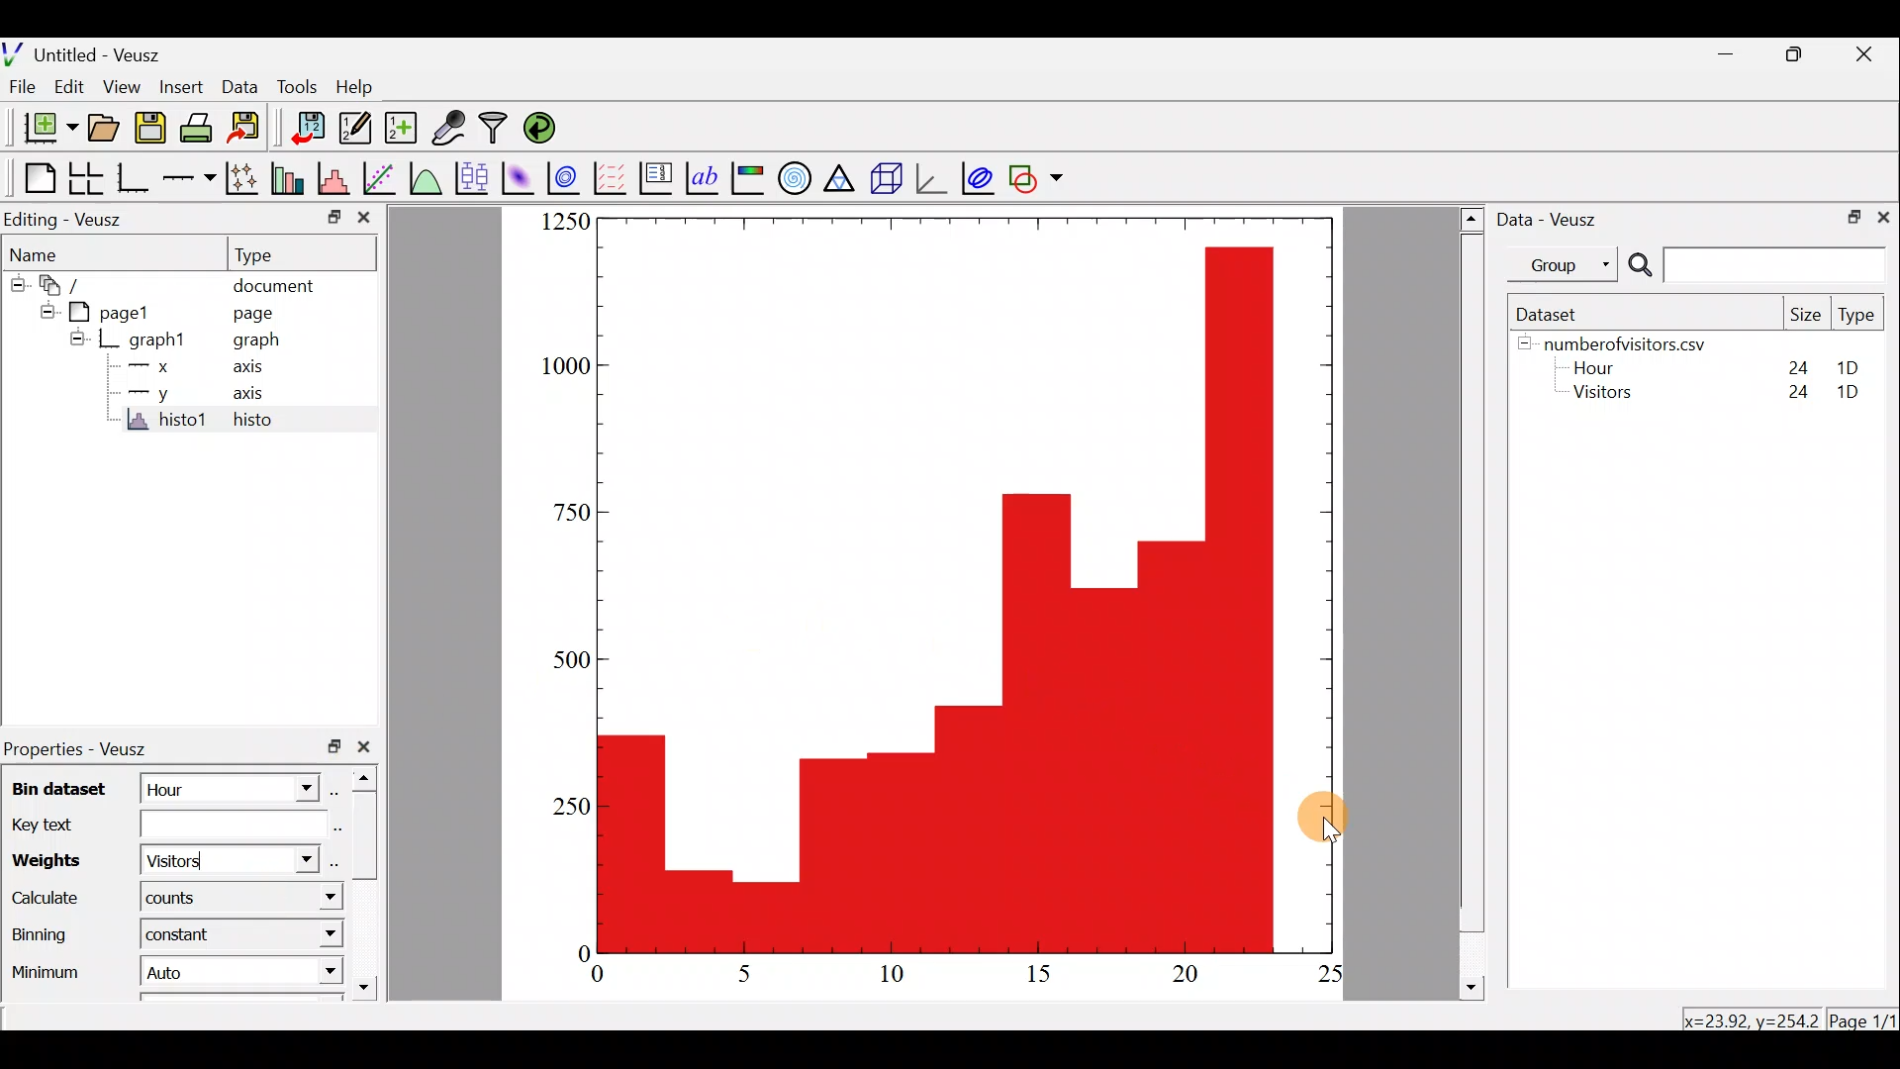 The height and width of the screenshot is (1069, 1900). I want to click on edit and enter new datasets, so click(355, 129).